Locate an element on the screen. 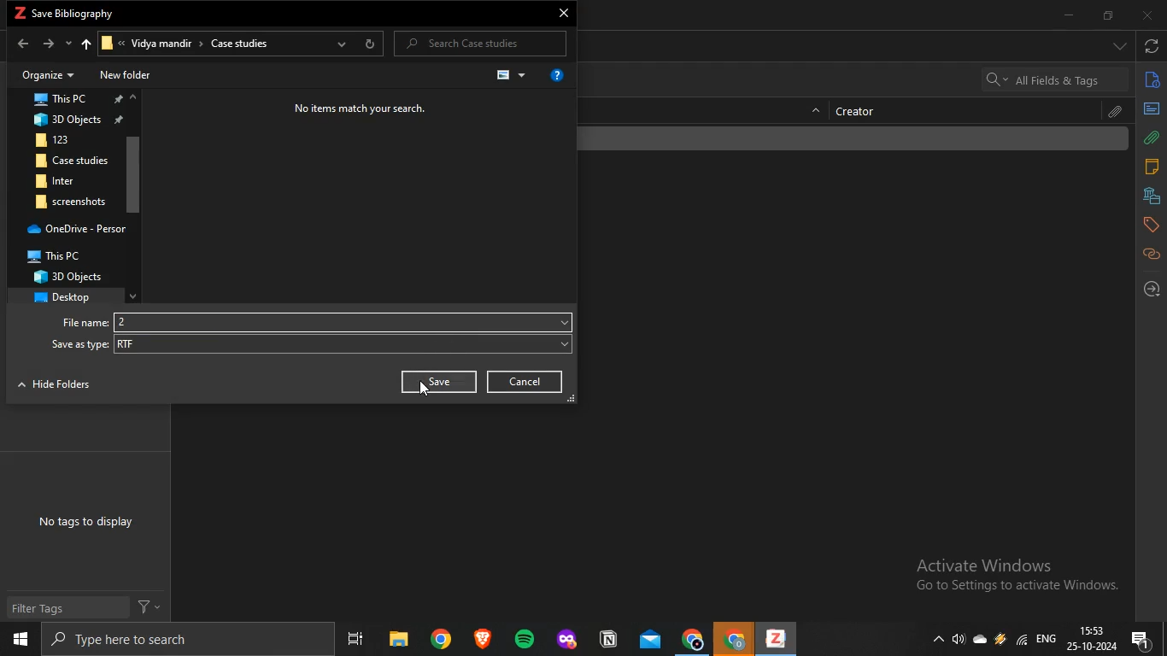 The height and width of the screenshot is (656, 1167). This PC is located at coordinates (85, 100).